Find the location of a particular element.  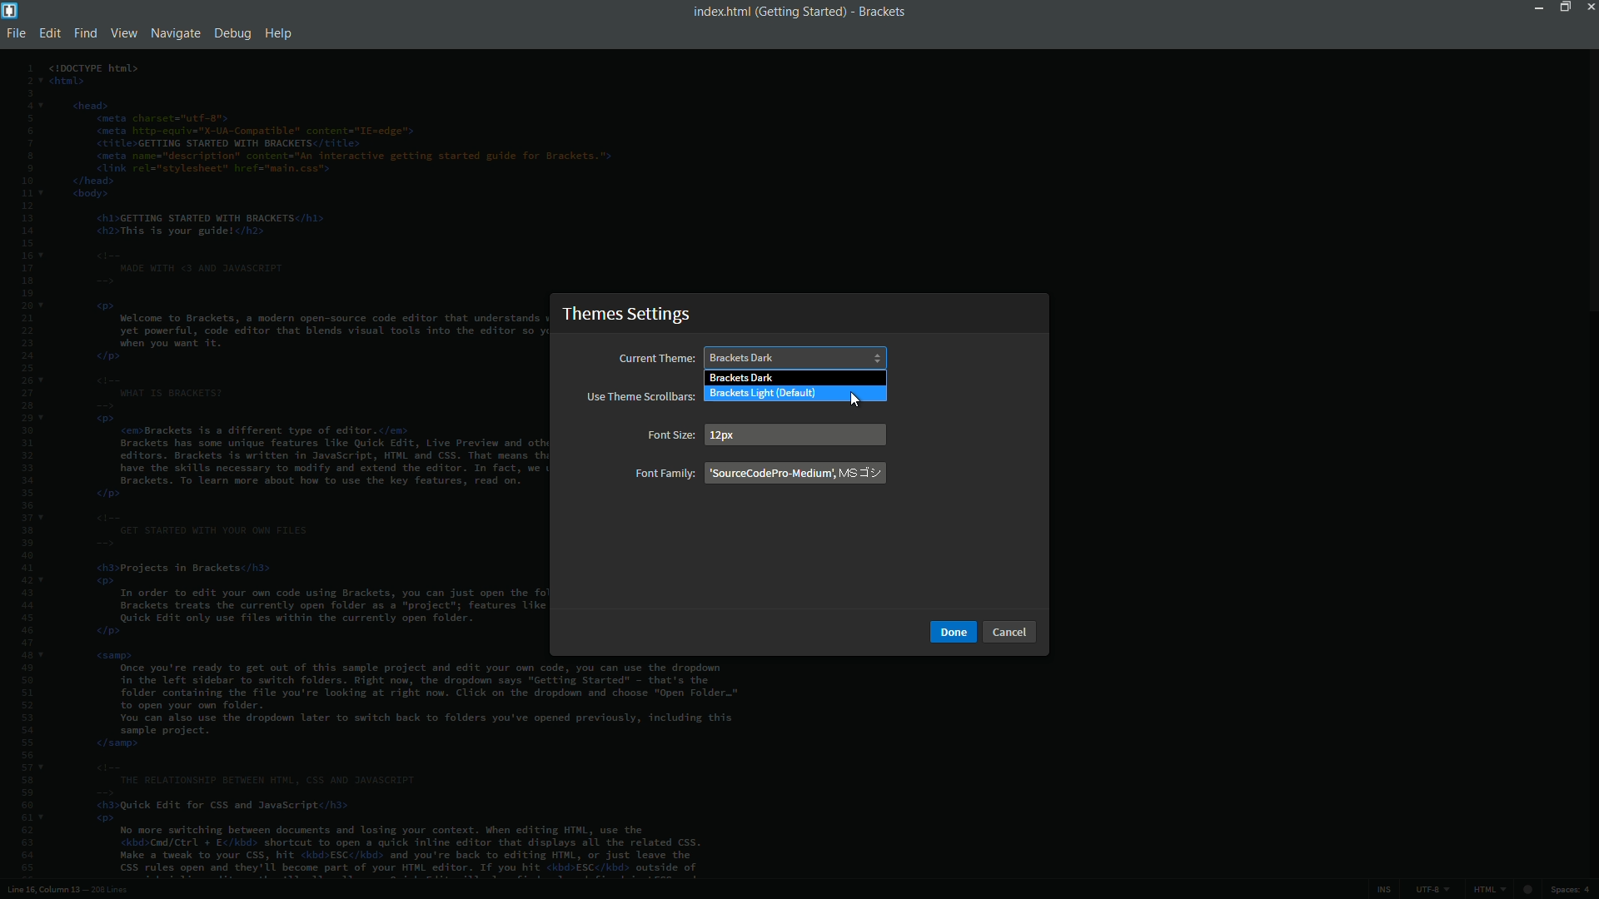

help menu is located at coordinates (279, 35).